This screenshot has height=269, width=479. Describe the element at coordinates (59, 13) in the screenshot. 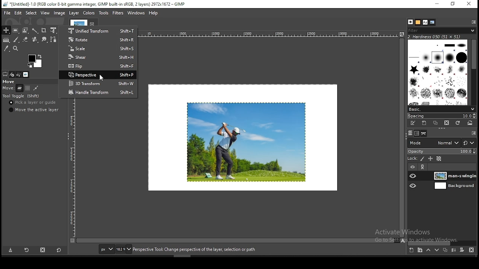

I see `image` at that location.